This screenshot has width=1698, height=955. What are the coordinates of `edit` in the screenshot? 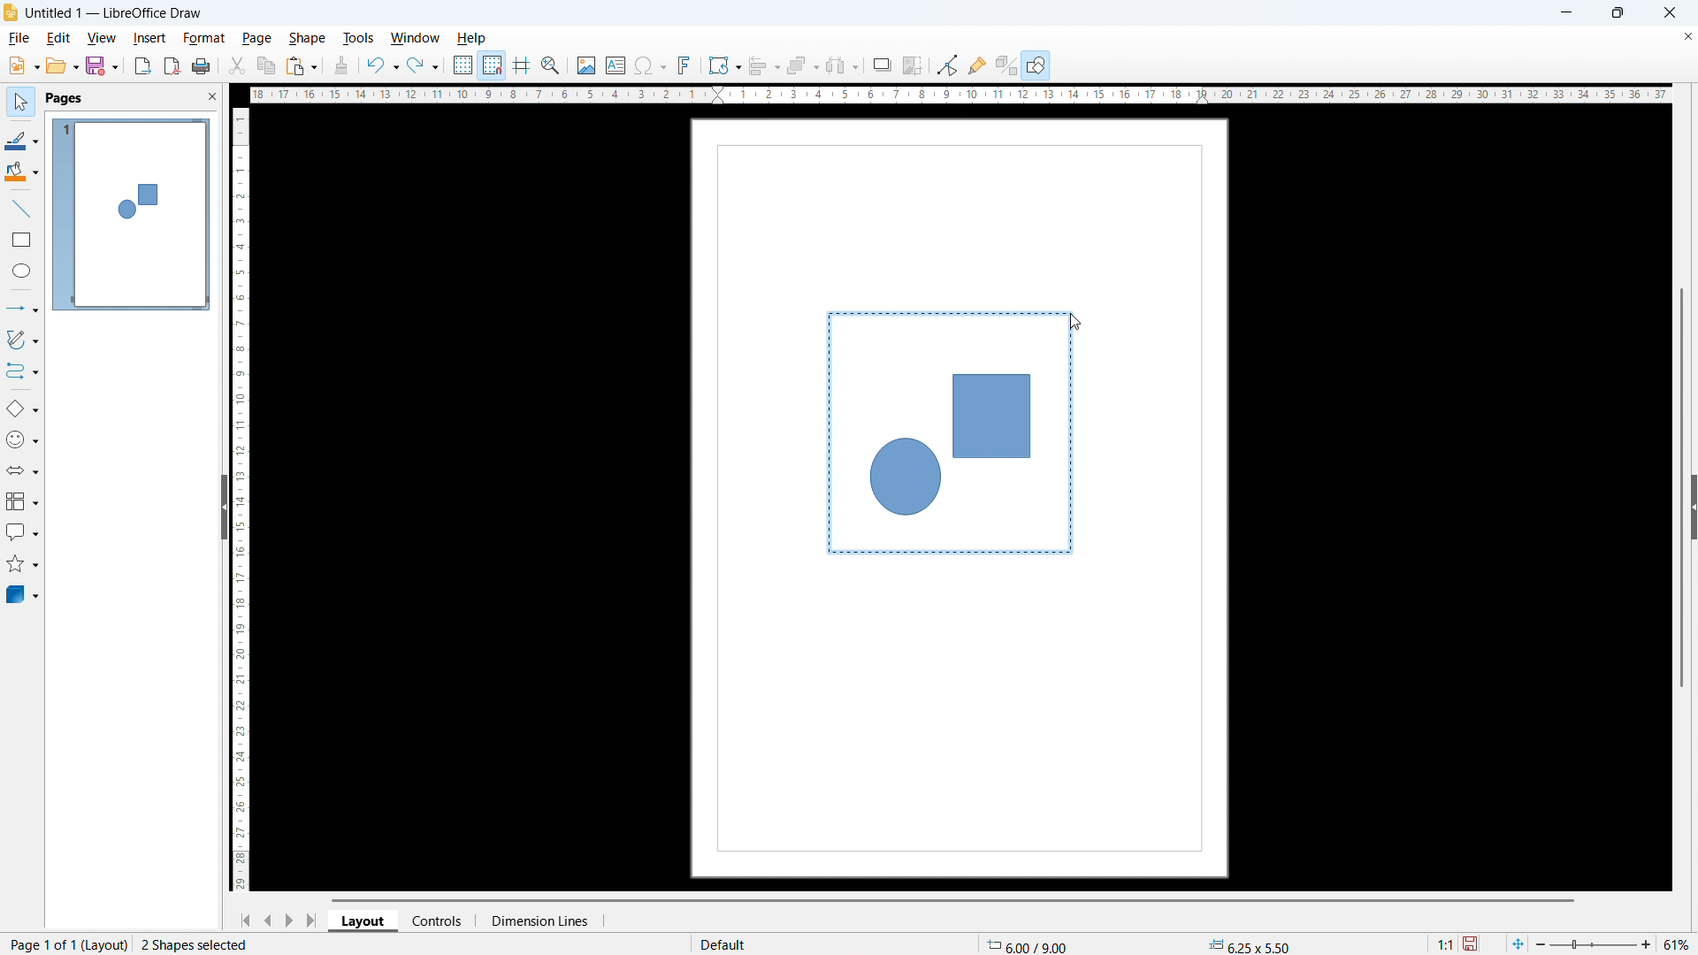 It's located at (60, 38).